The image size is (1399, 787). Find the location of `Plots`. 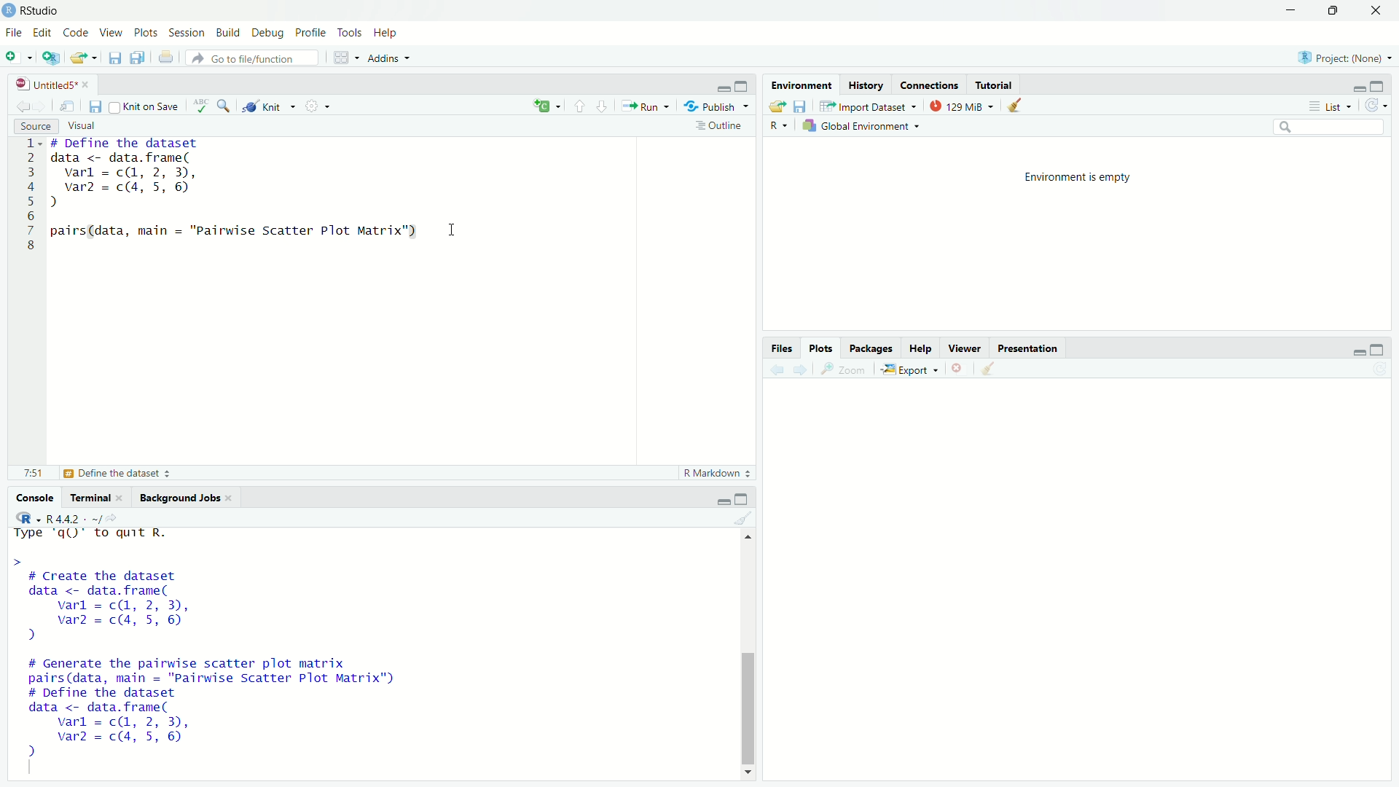

Plots is located at coordinates (822, 348).